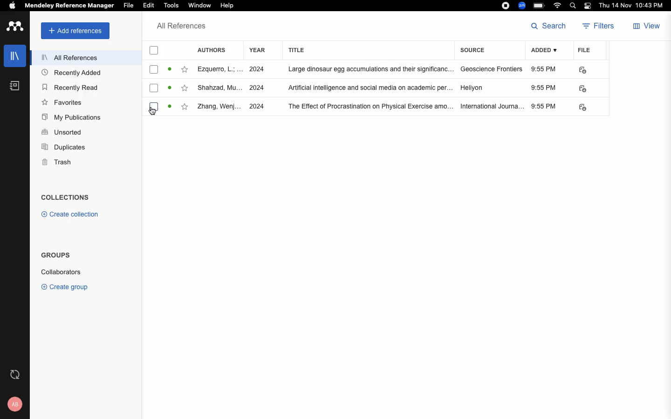 The image size is (671, 419). What do you see at coordinates (14, 86) in the screenshot?
I see `Notebook` at bounding box center [14, 86].